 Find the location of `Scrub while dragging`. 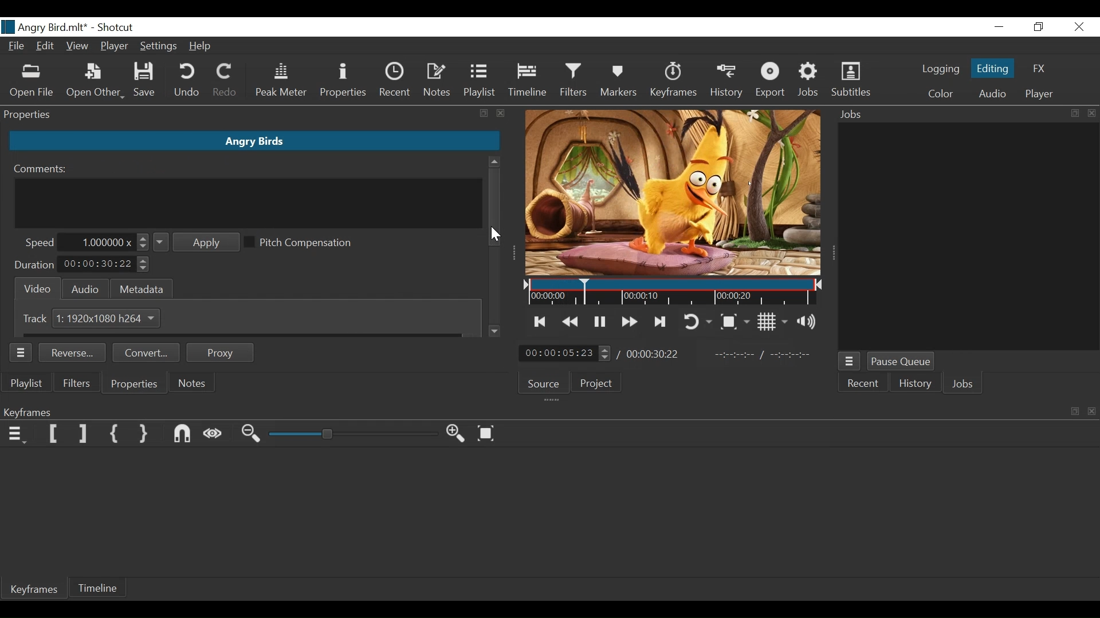

Scrub while dragging is located at coordinates (214, 435).